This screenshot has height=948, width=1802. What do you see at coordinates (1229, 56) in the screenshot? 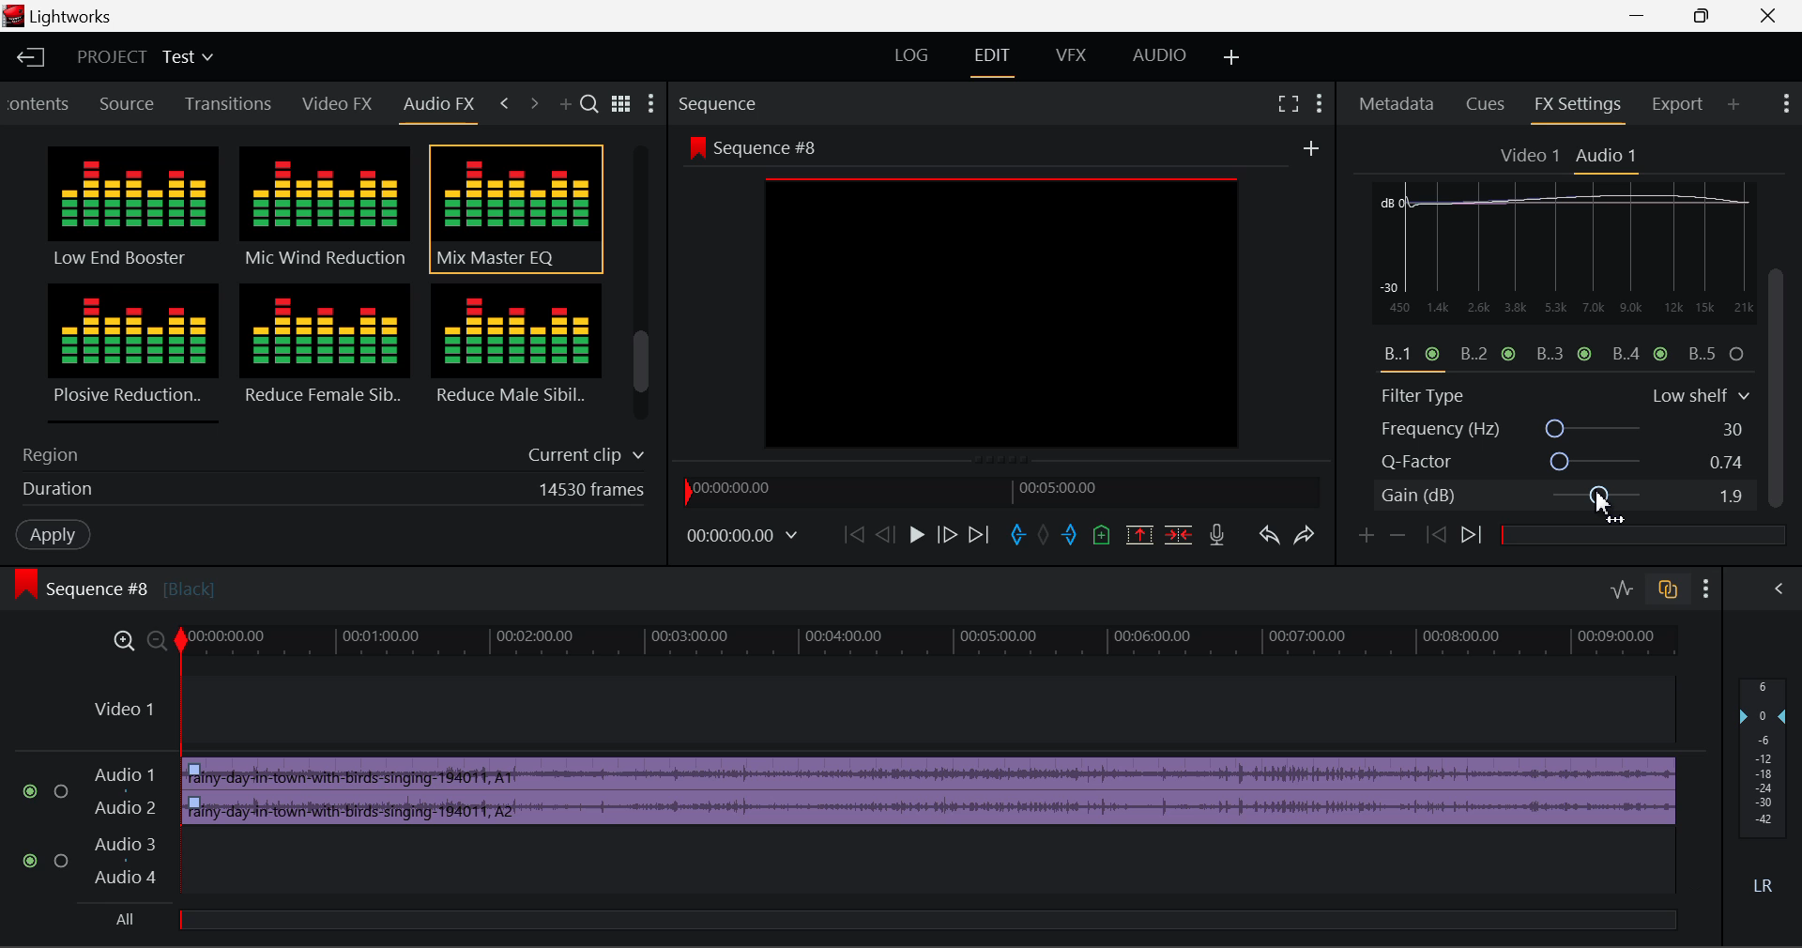
I see `Add Layout` at bounding box center [1229, 56].